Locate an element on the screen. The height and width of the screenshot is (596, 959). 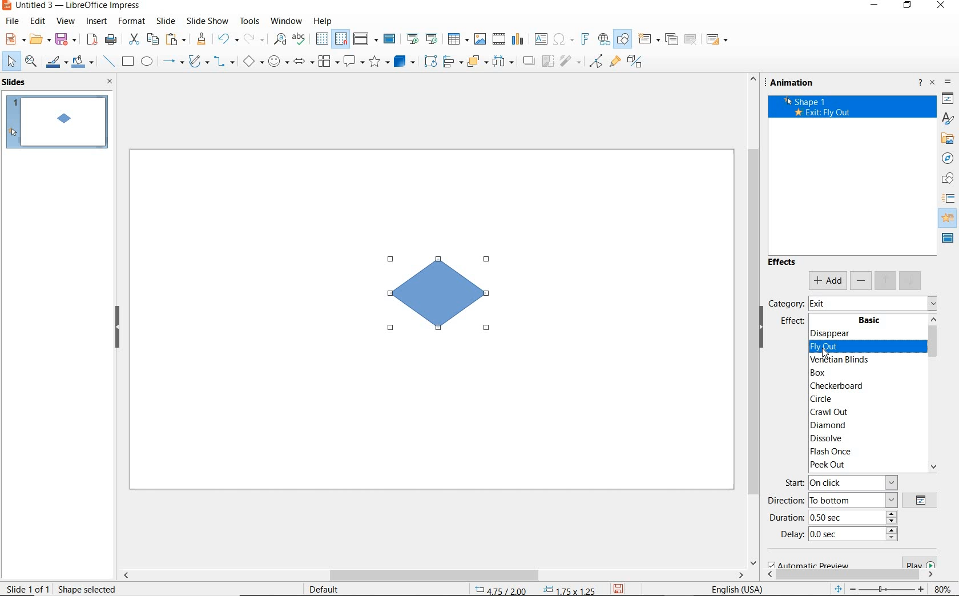
start from first slide is located at coordinates (413, 39).